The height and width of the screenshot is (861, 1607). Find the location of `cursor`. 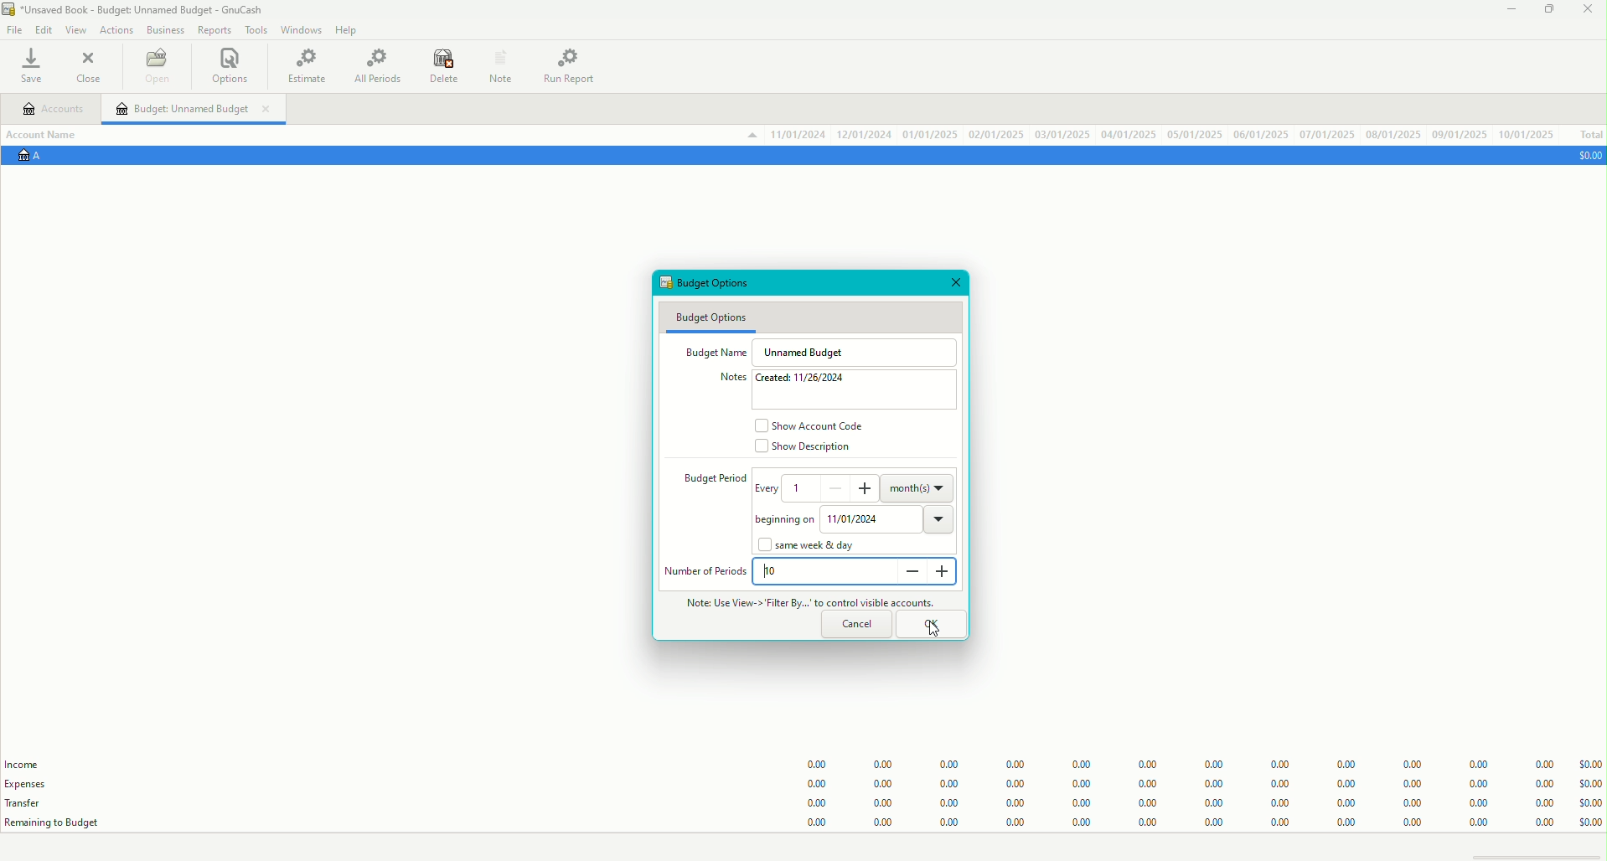

cursor is located at coordinates (939, 631).